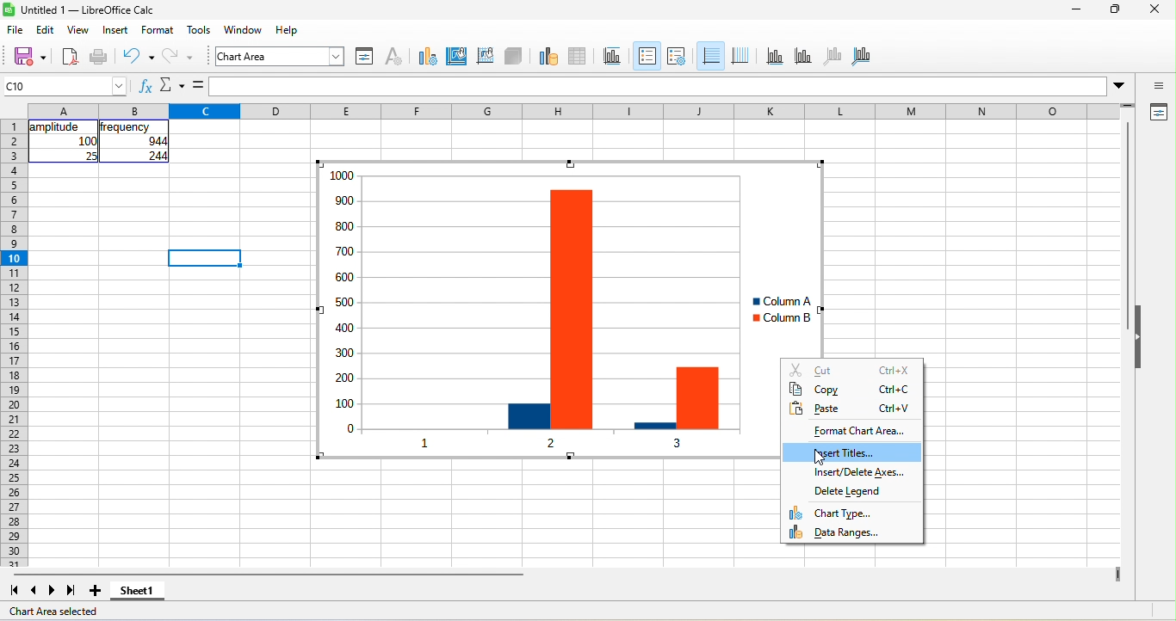 This screenshot has height=621, width=1176. I want to click on amplitude, so click(57, 127).